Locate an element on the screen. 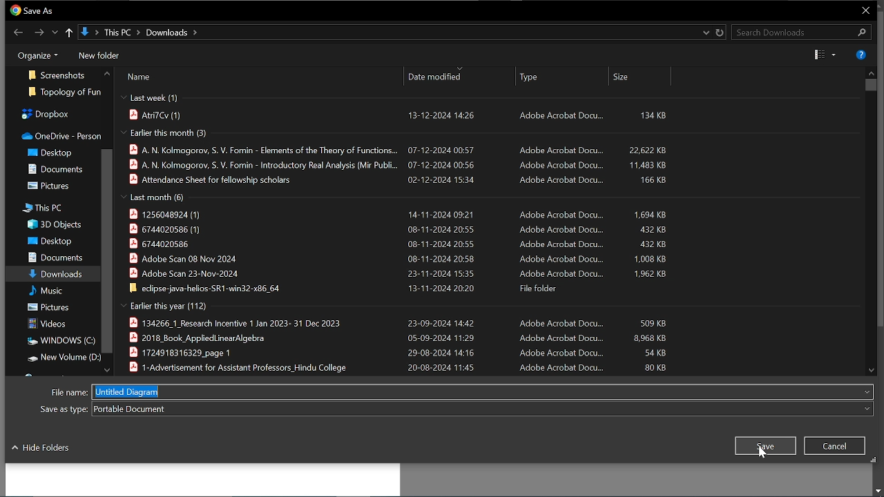  S09 KB is located at coordinates (654, 324).